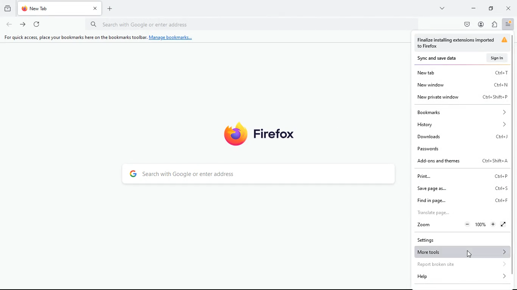  What do you see at coordinates (463, 201) in the screenshot?
I see `find in page` at bounding box center [463, 201].